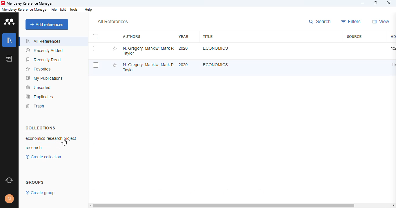 This screenshot has height=208, width=396. What do you see at coordinates (215, 48) in the screenshot?
I see `Economics` at bounding box center [215, 48].